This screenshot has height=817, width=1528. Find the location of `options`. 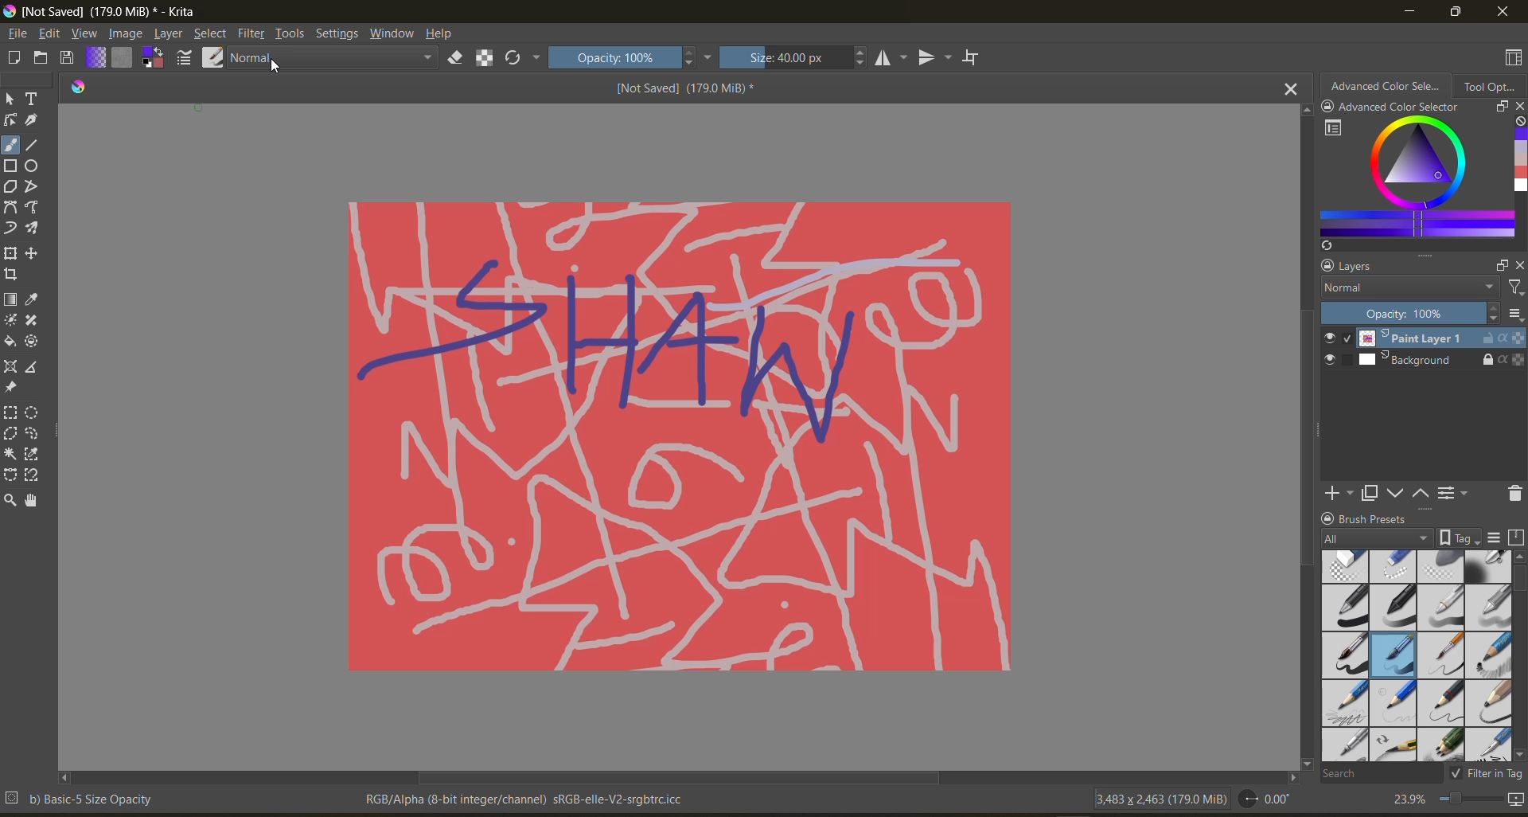

options is located at coordinates (1518, 316).